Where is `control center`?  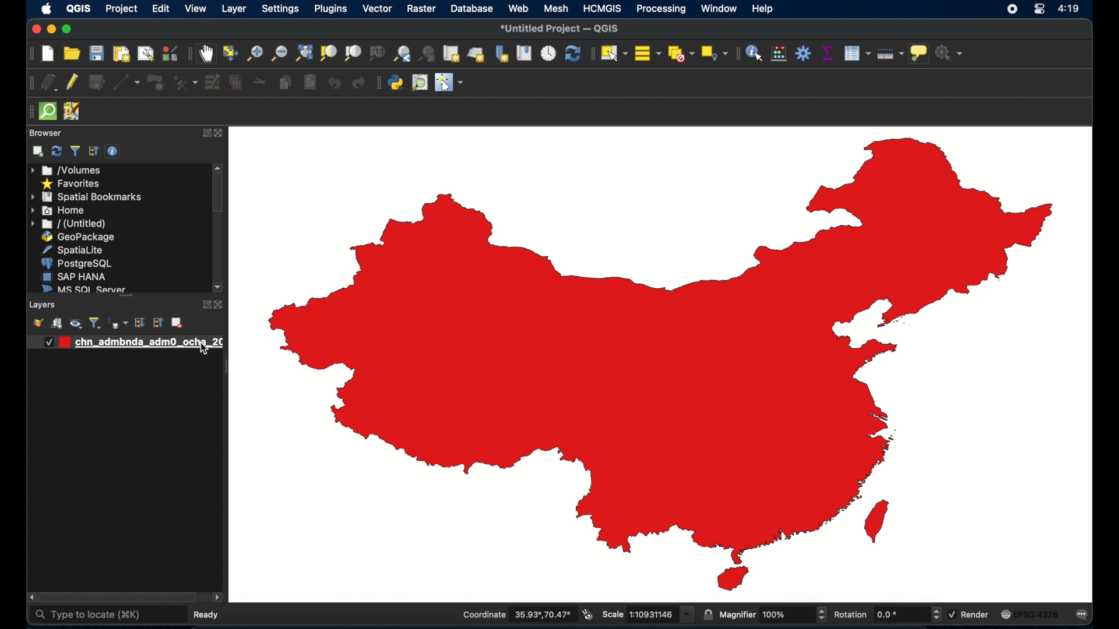 control center is located at coordinates (1039, 10).